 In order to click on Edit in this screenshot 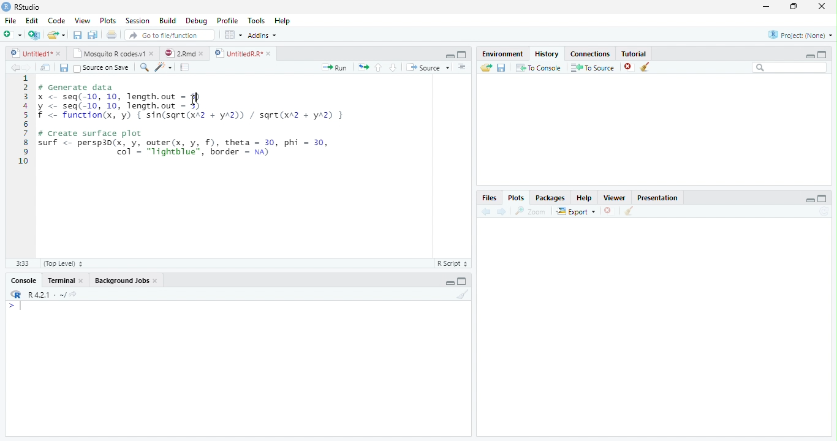, I will do `click(31, 20)`.